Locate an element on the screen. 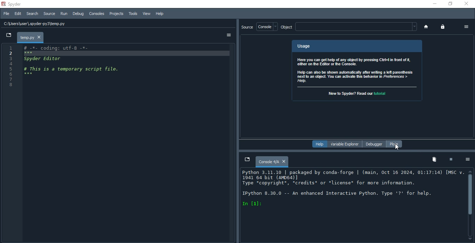 This screenshot has height=243, width=475. minimise is located at coordinates (434, 4).